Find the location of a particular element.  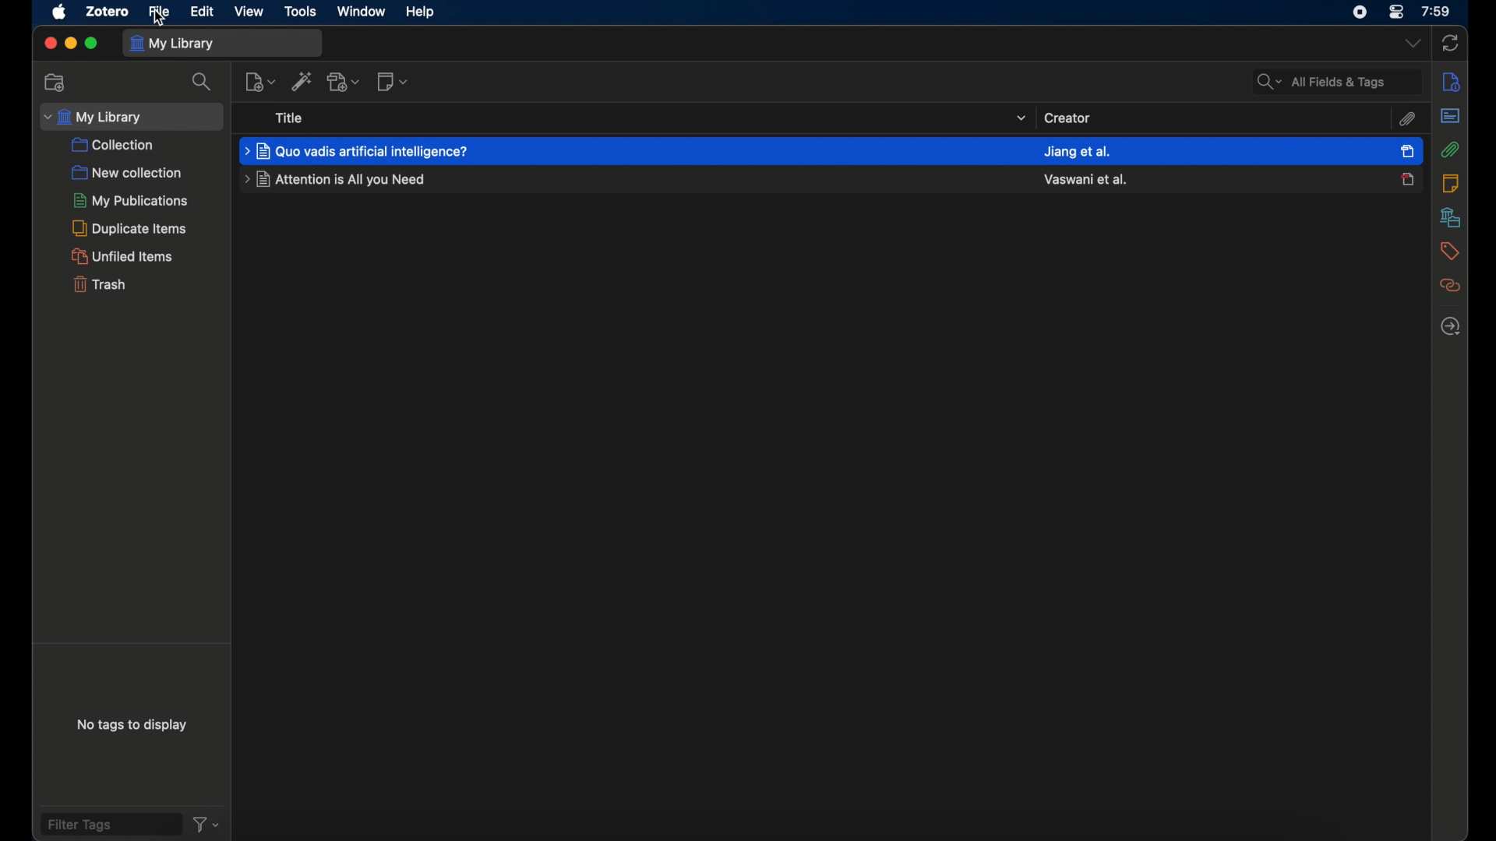

tools is located at coordinates (298, 11).